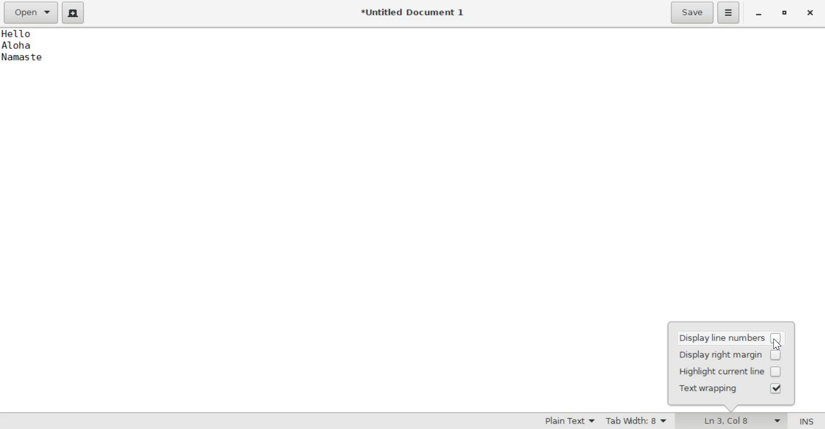  I want to click on display line numbers, so click(730, 337).